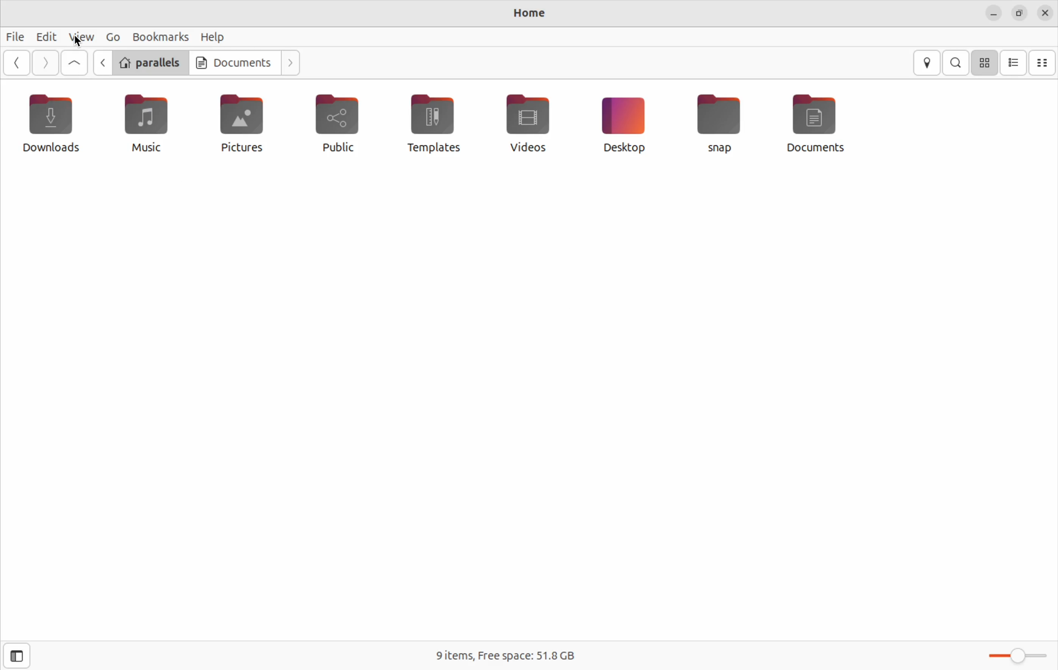 Image resolution: width=1058 pixels, height=670 pixels. What do you see at coordinates (234, 61) in the screenshot?
I see `Documents` at bounding box center [234, 61].